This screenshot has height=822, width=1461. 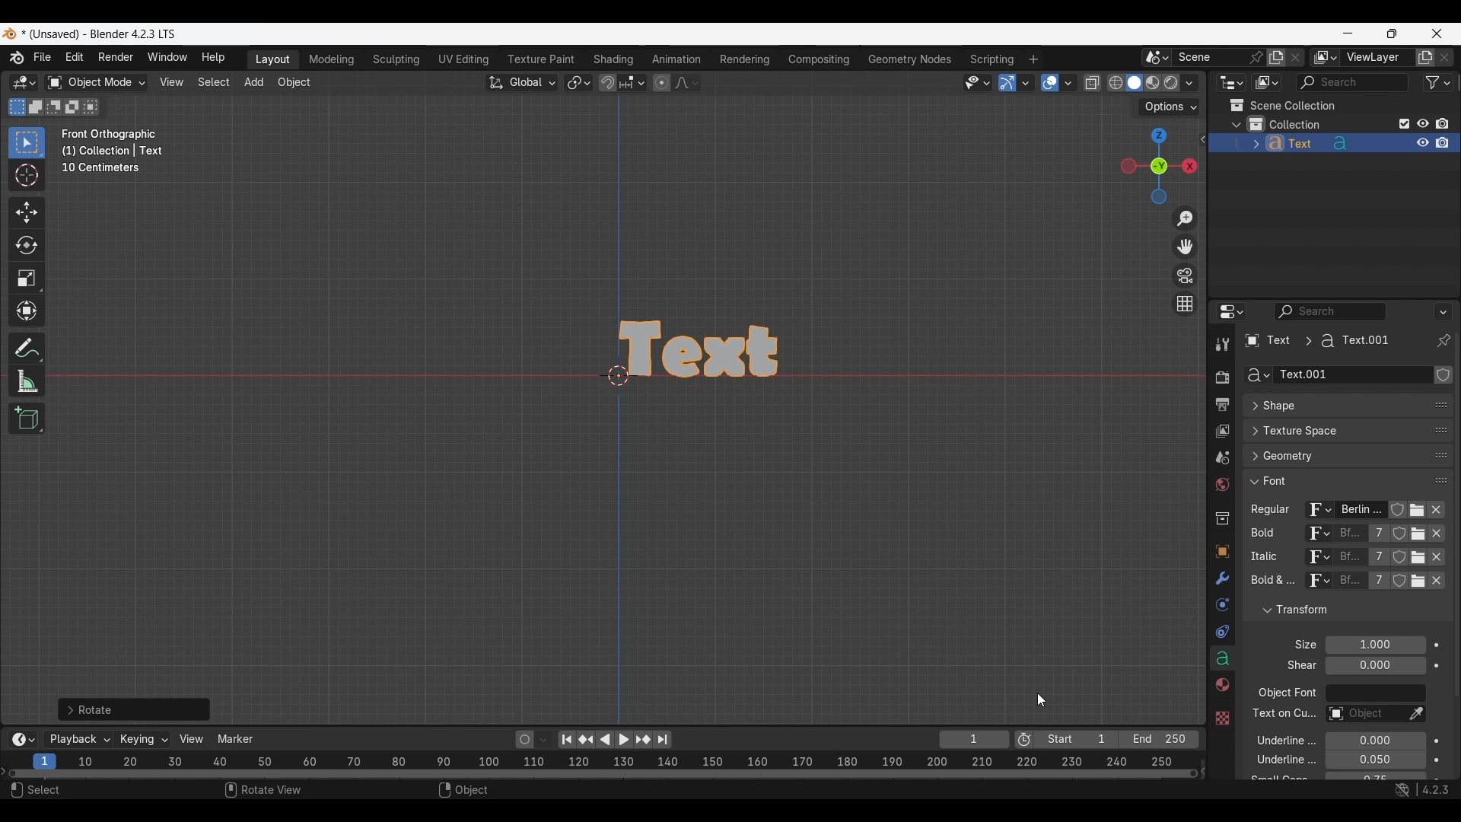 I want to click on Fake user for respe, so click(x=1399, y=513).